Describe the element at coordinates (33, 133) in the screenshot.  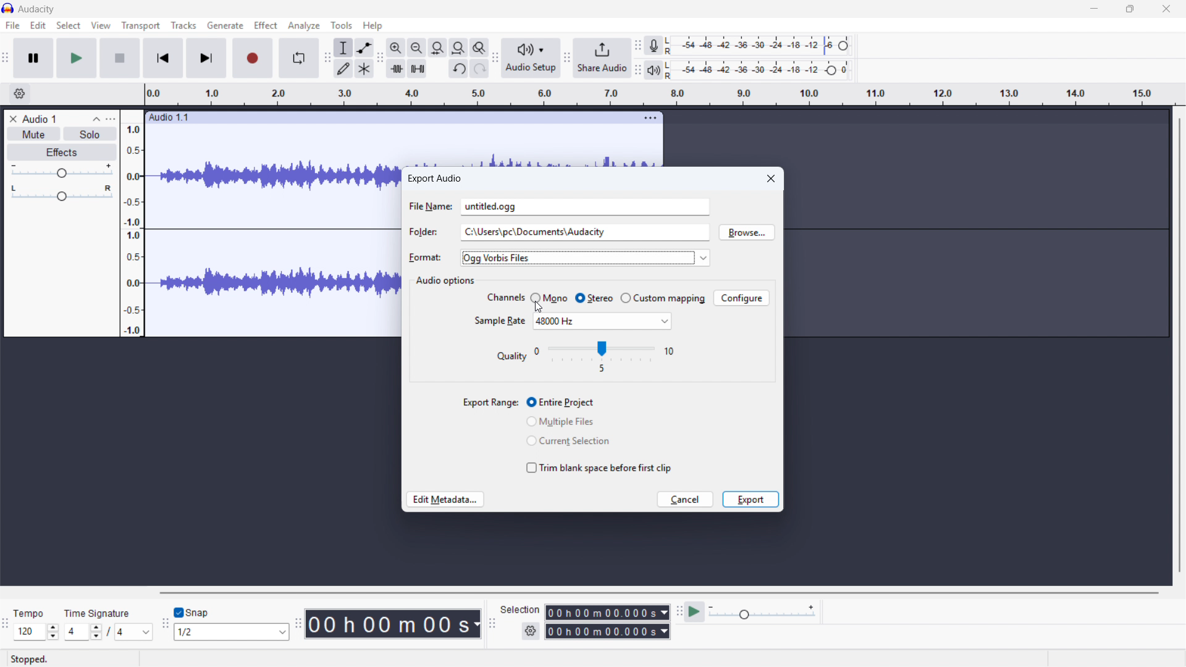
I see `Mute ` at that location.